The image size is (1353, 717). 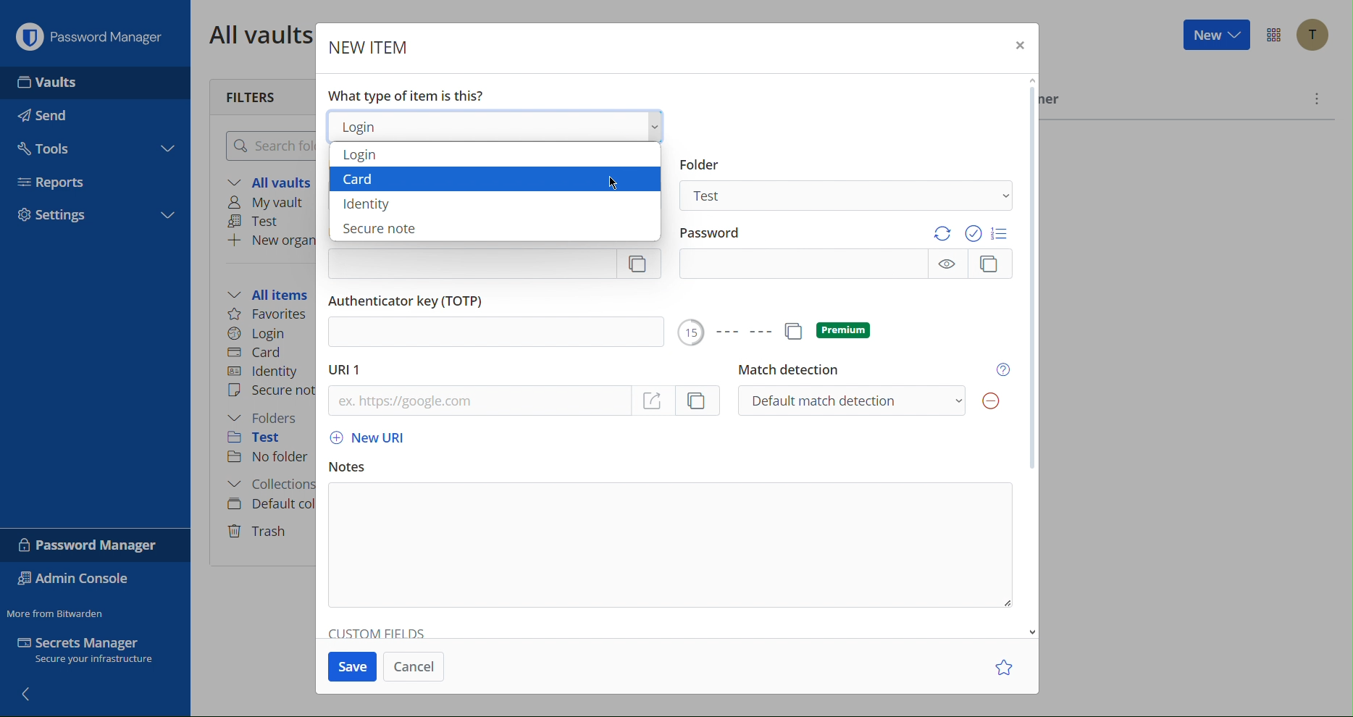 I want to click on No folder, so click(x=275, y=457).